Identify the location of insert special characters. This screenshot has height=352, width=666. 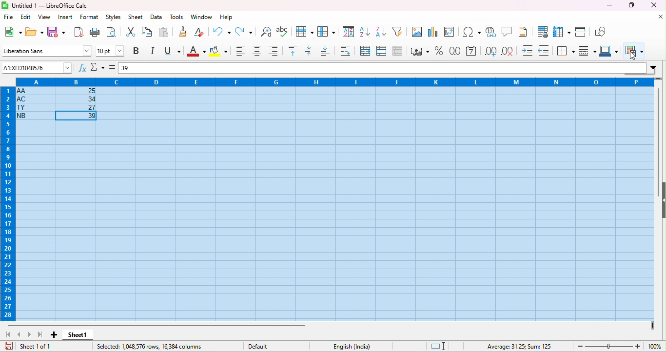
(472, 32).